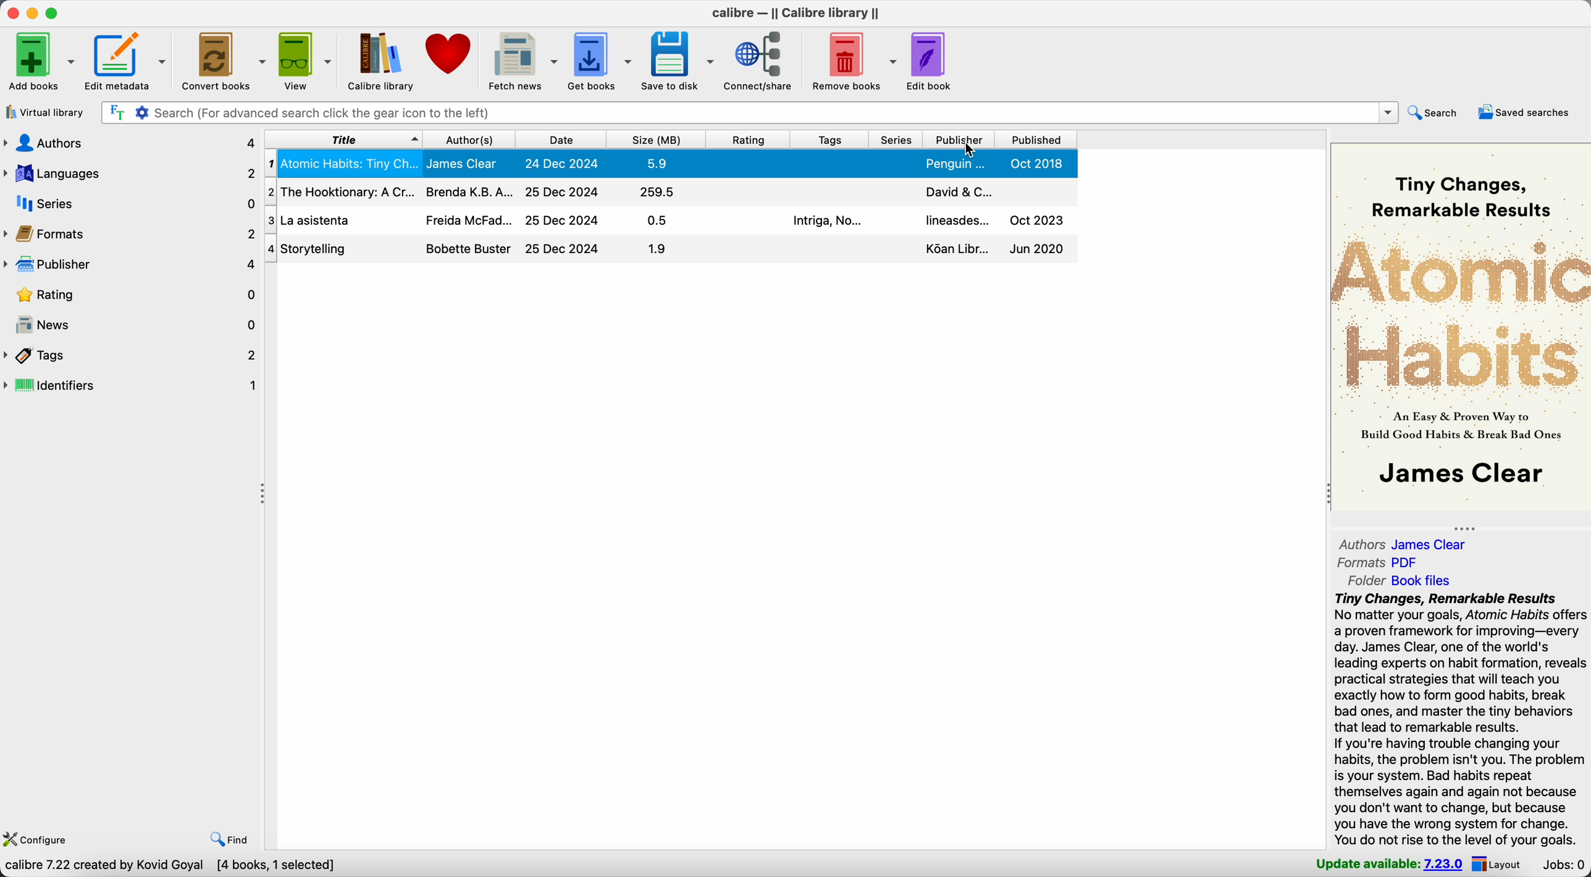 Image resolution: width=1591 pixels, height=877 pixels. What do you see at coordinates (656, 193) in the screenshot?
I see `259.5` at bounding box center [656, 193].